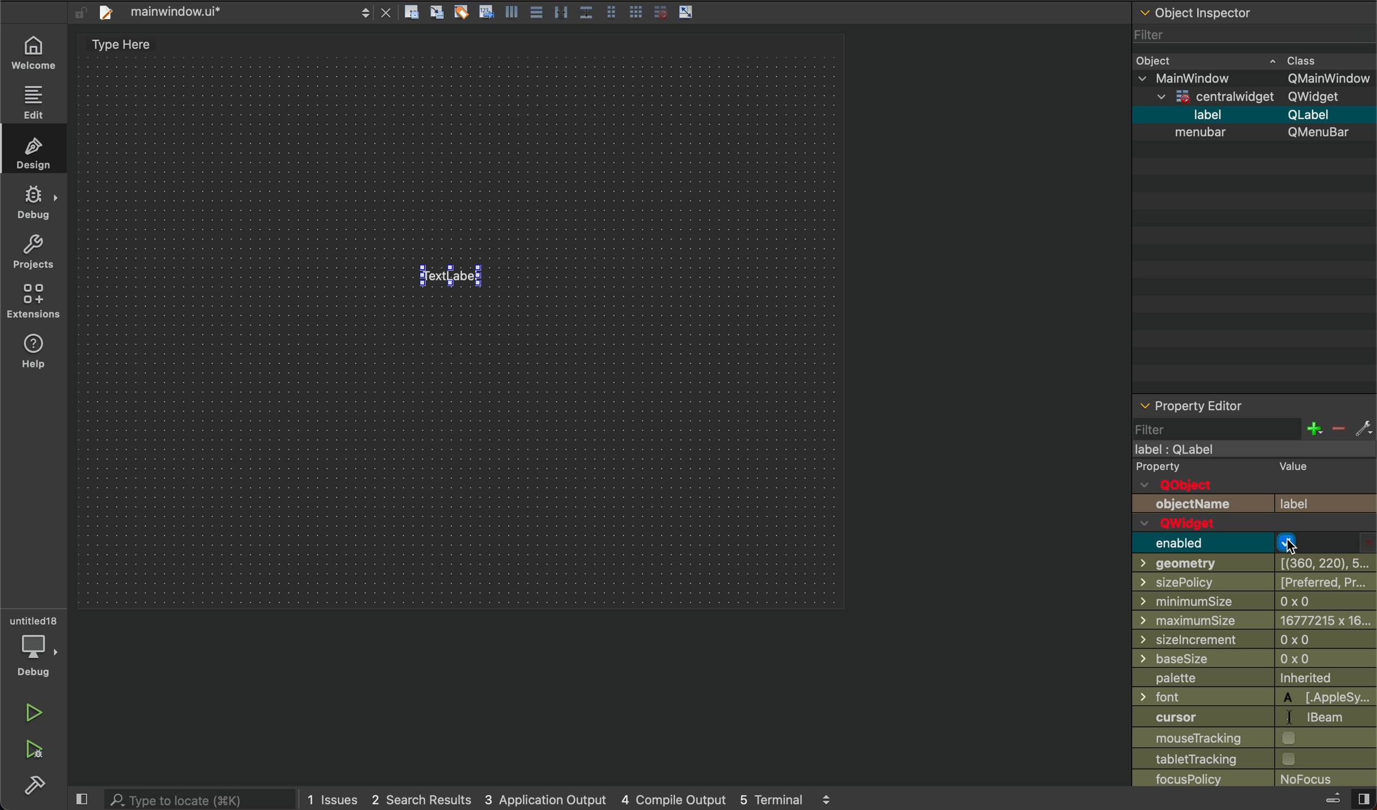 Image resolution: width=1377 pixels, height=810 pixels. What do you see at coordinates (1191, 658) in the screenshot?
I see `baseSize` at bounding box center [1191, 658].